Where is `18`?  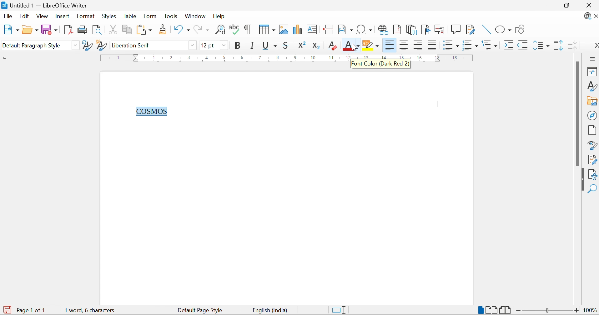 18 is located at coordinates (455, 57).